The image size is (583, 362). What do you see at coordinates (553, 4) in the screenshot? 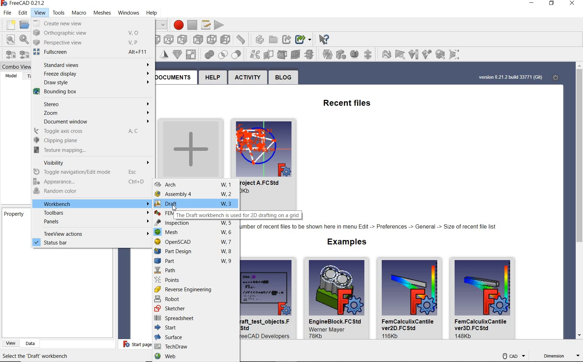
I see `restore down` at bounding box center [553, 4].